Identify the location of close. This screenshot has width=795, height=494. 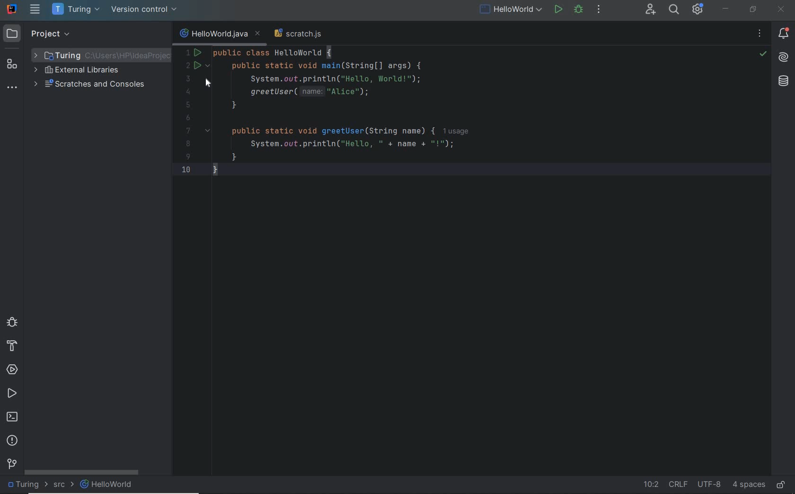
(782, 10).